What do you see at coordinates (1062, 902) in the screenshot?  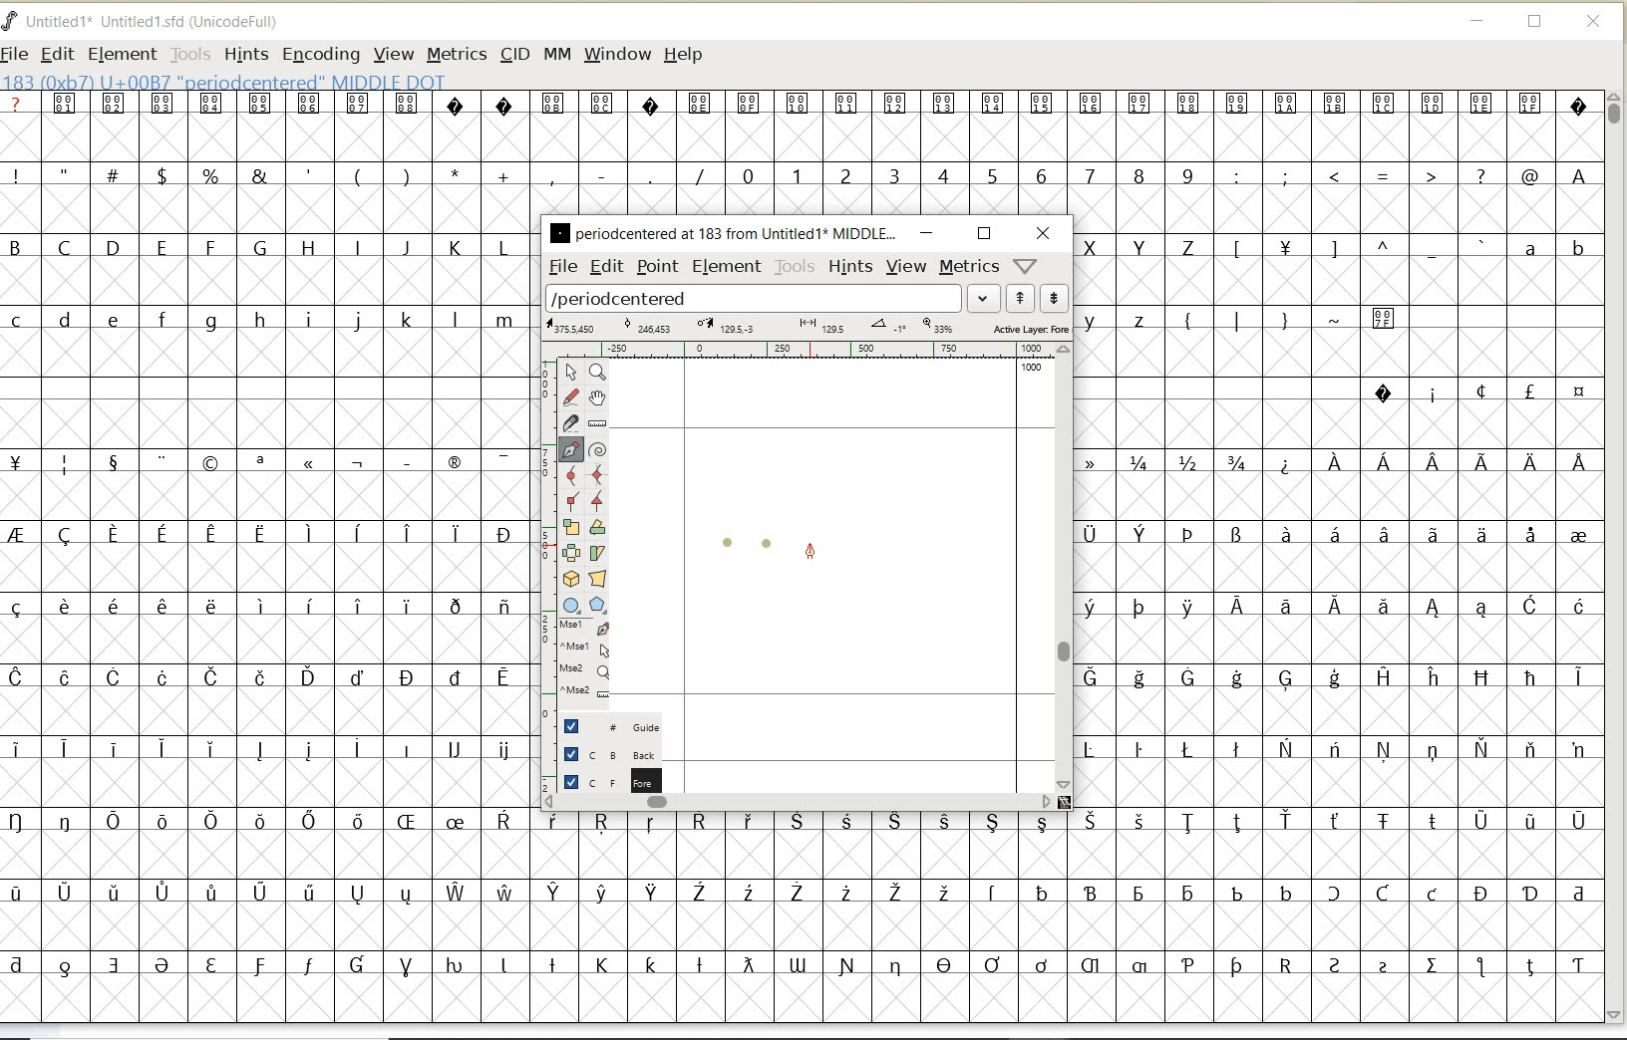 I see `special characters` at bounding box center [1062, 902].